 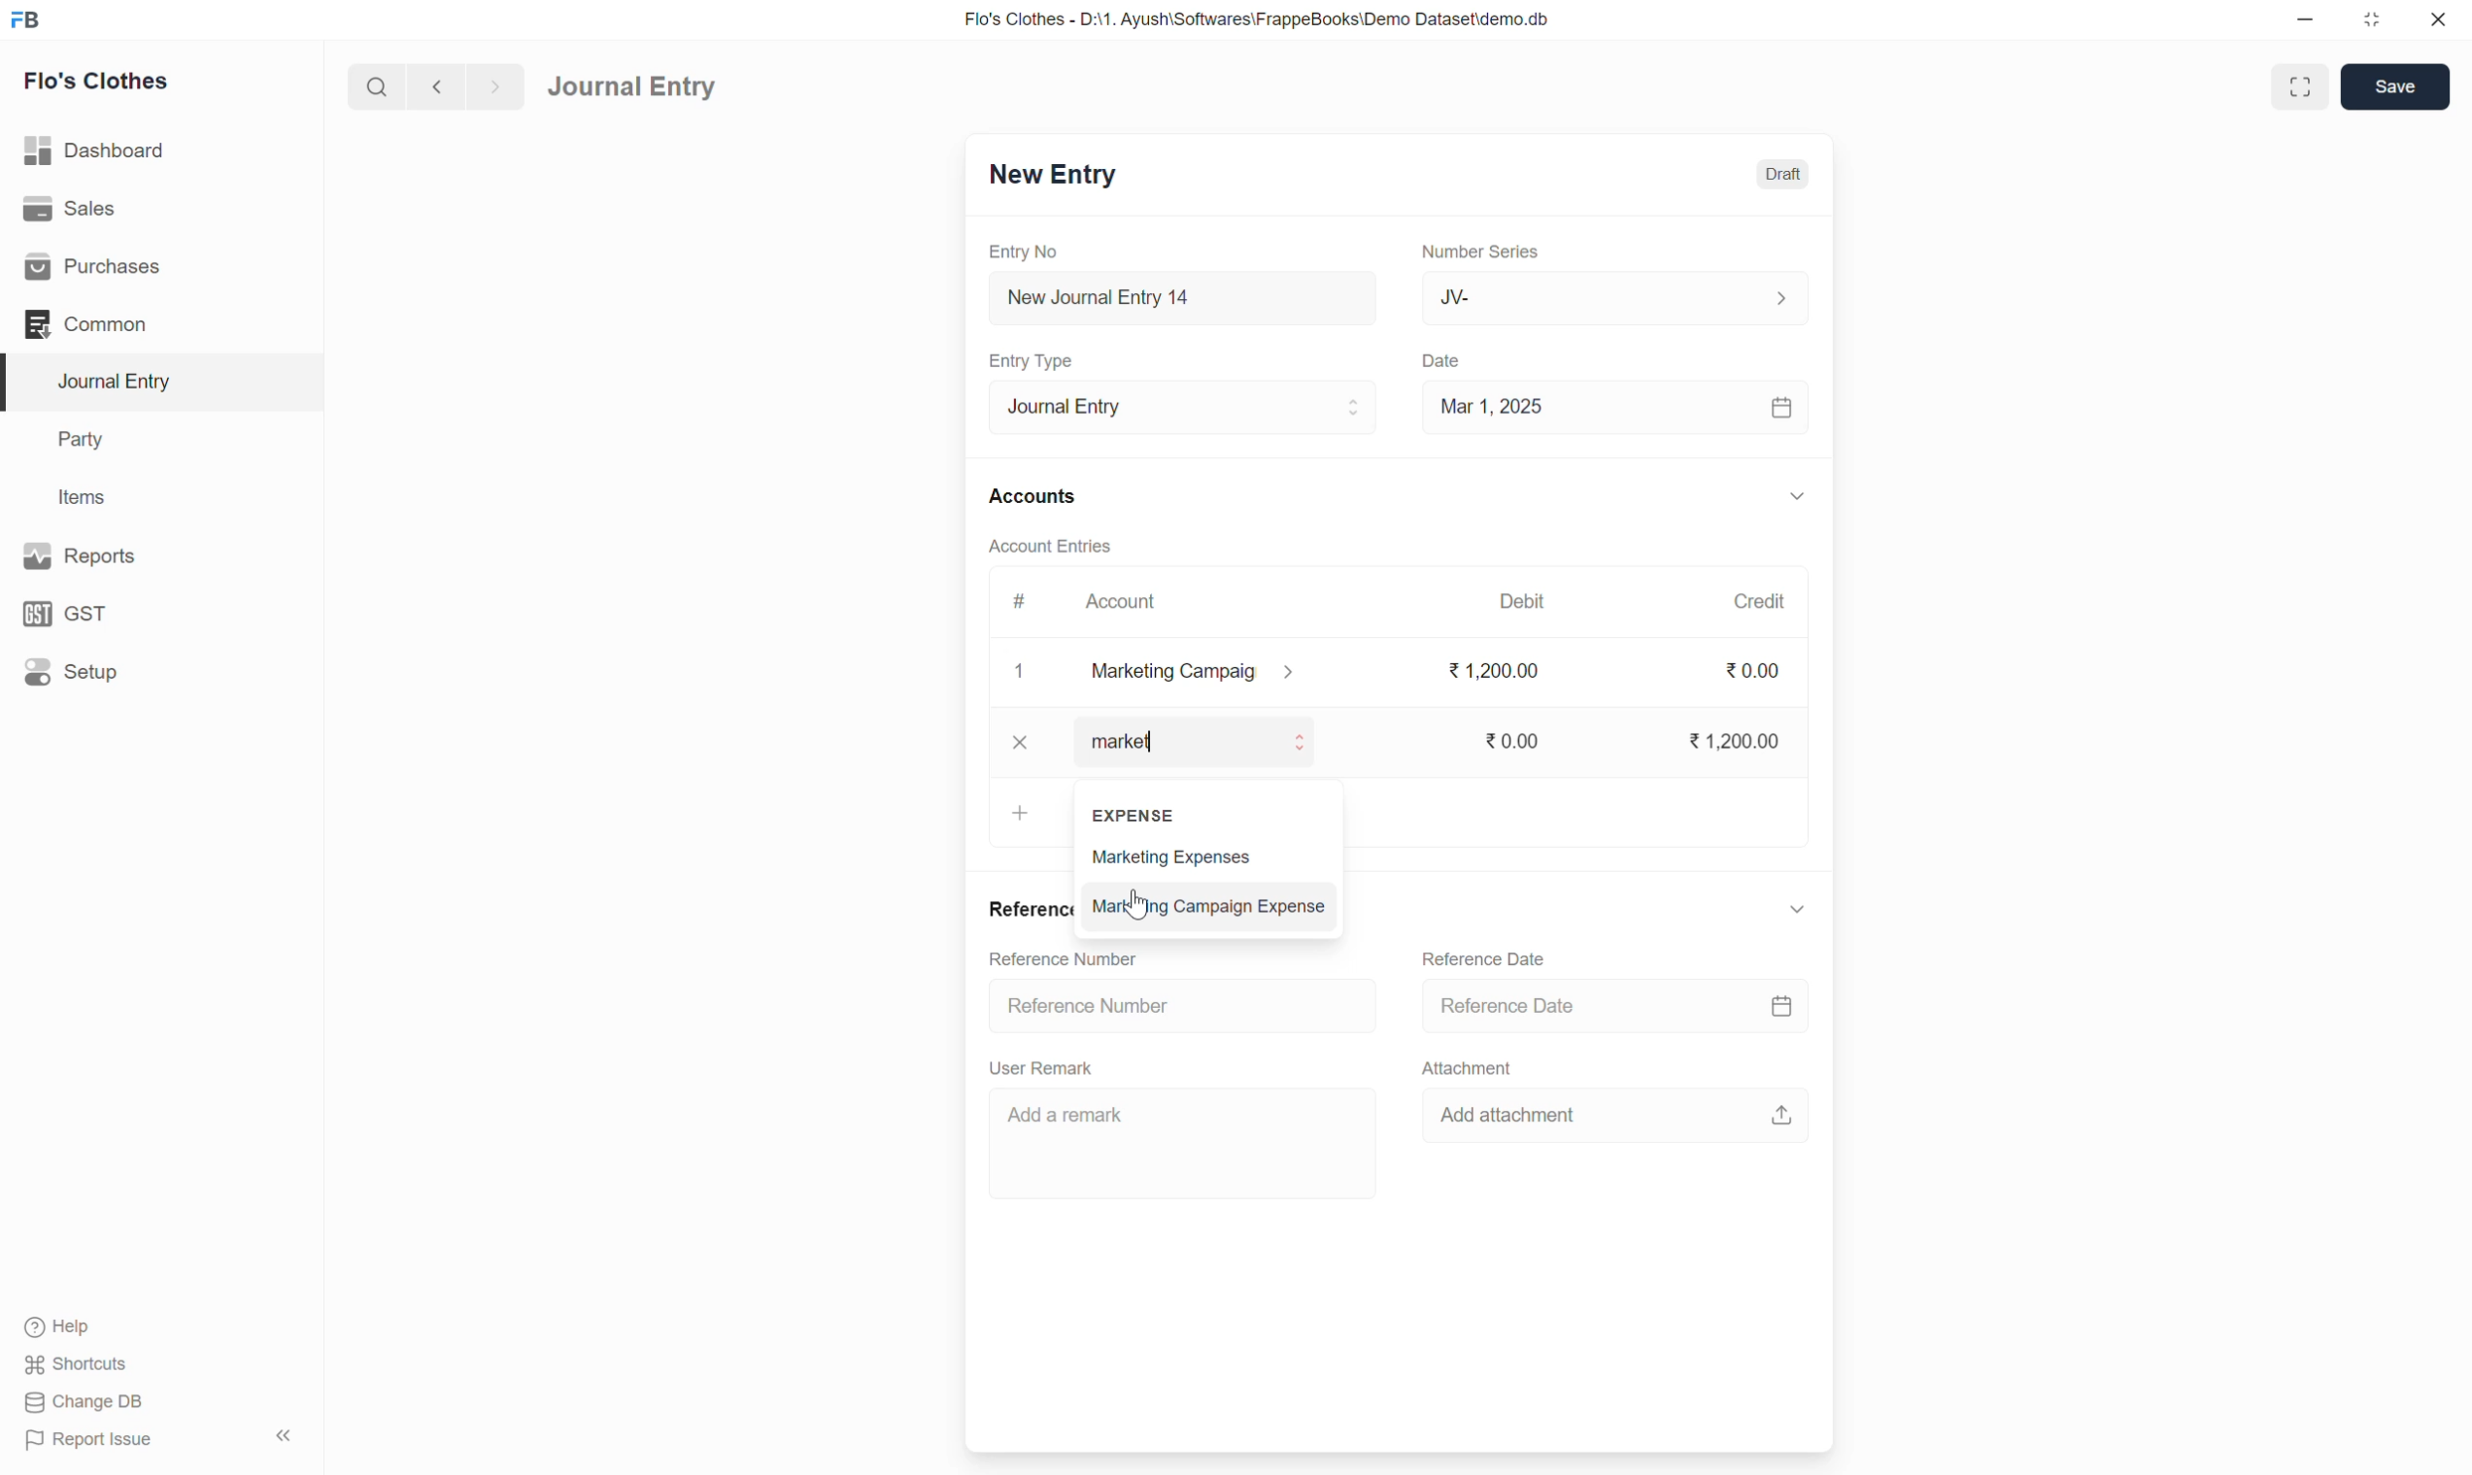 What do you see at coordinates (1028, 908) in the screenshot?
I see `Reference` at bounding box center [1028, 908].